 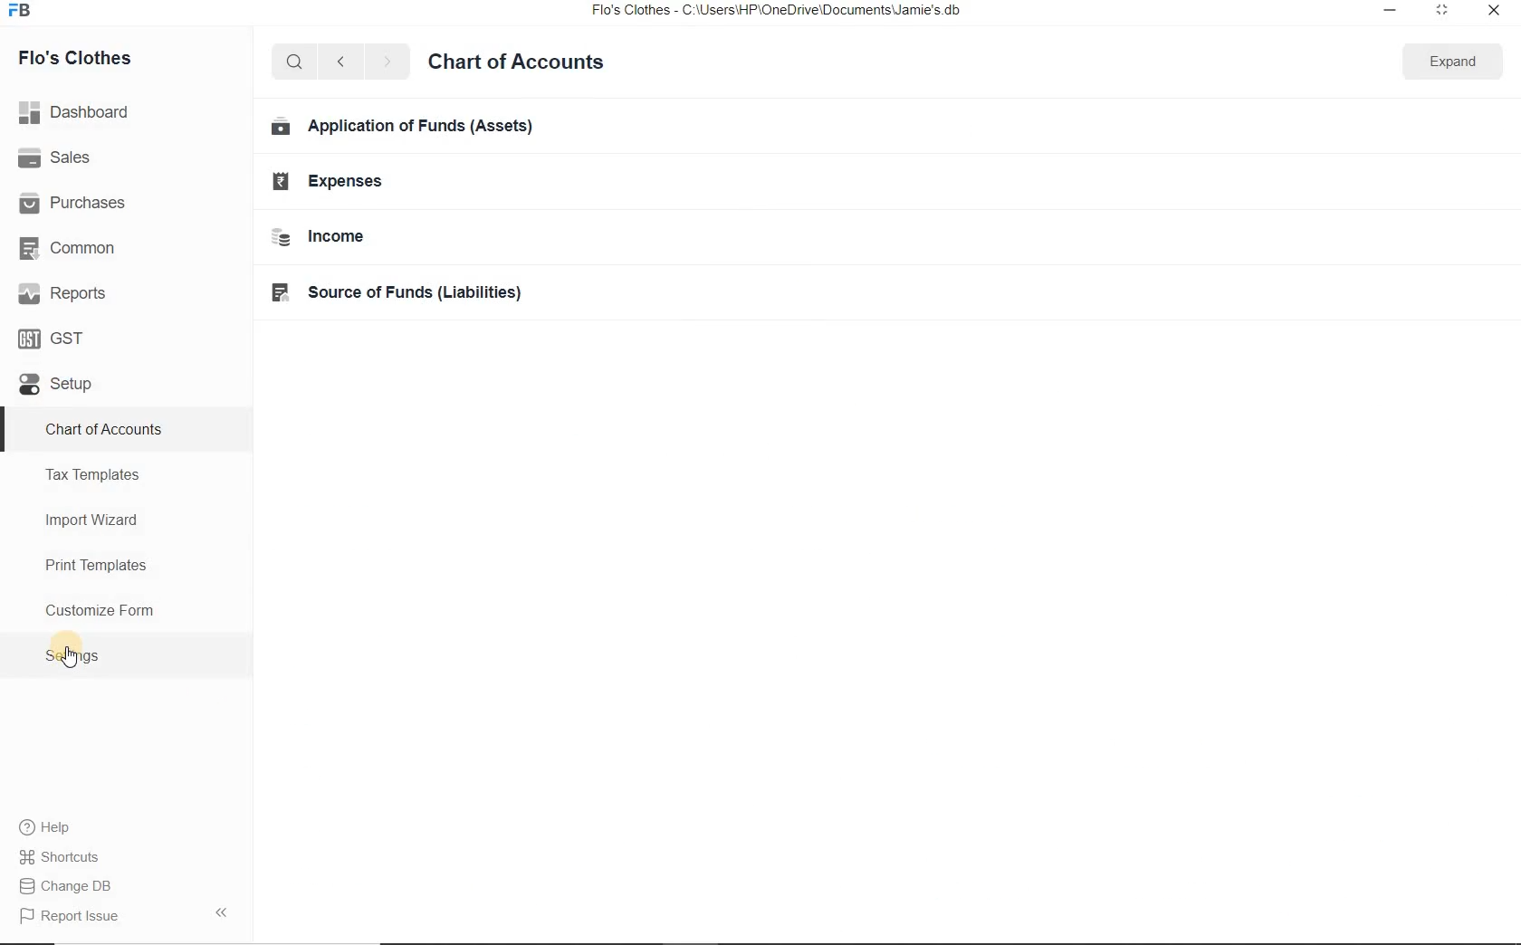 What do you see at coordinates (338, 61) in the screenshot?
I see `Previous` at bounding box center [338, 61].